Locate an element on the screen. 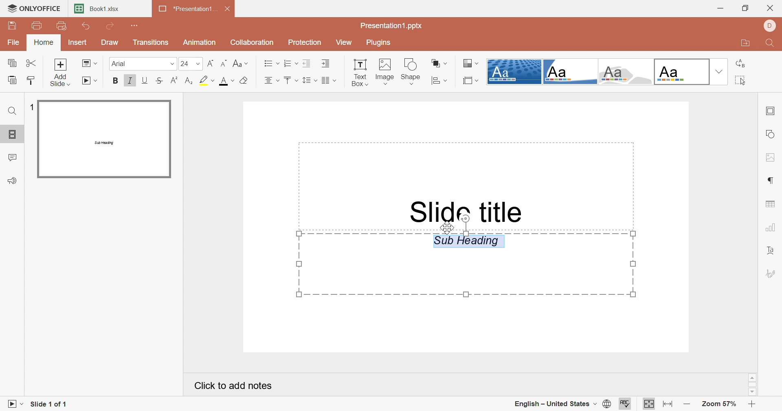  Drop Down is located at coordinates (720, 71).